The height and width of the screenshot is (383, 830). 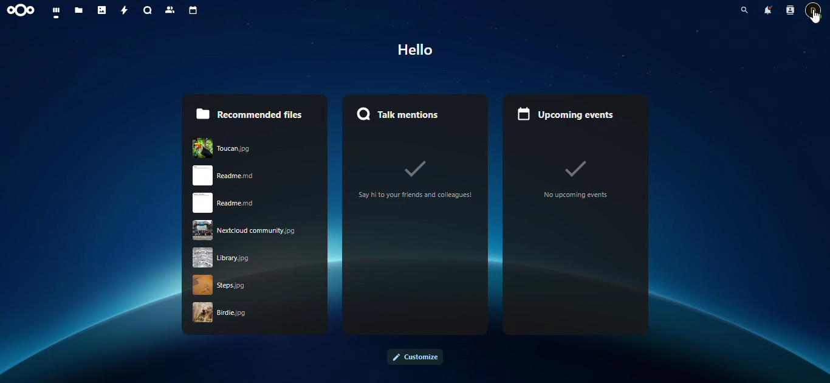 I want to click on search, so click(x=742, y=10).